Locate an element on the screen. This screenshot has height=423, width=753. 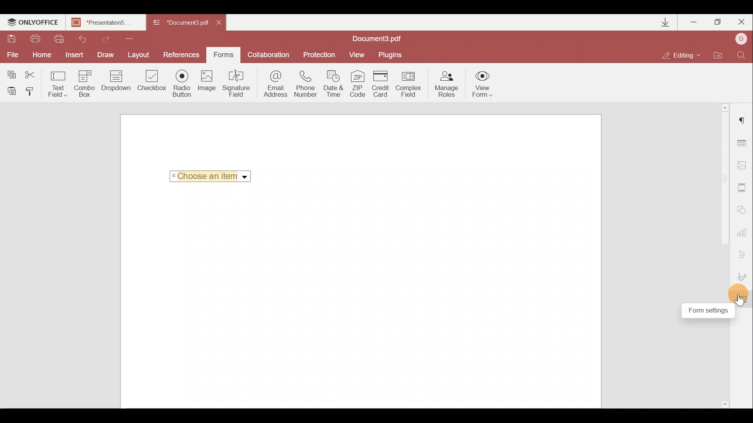
Manage roles is located at coordinates (446, 84).